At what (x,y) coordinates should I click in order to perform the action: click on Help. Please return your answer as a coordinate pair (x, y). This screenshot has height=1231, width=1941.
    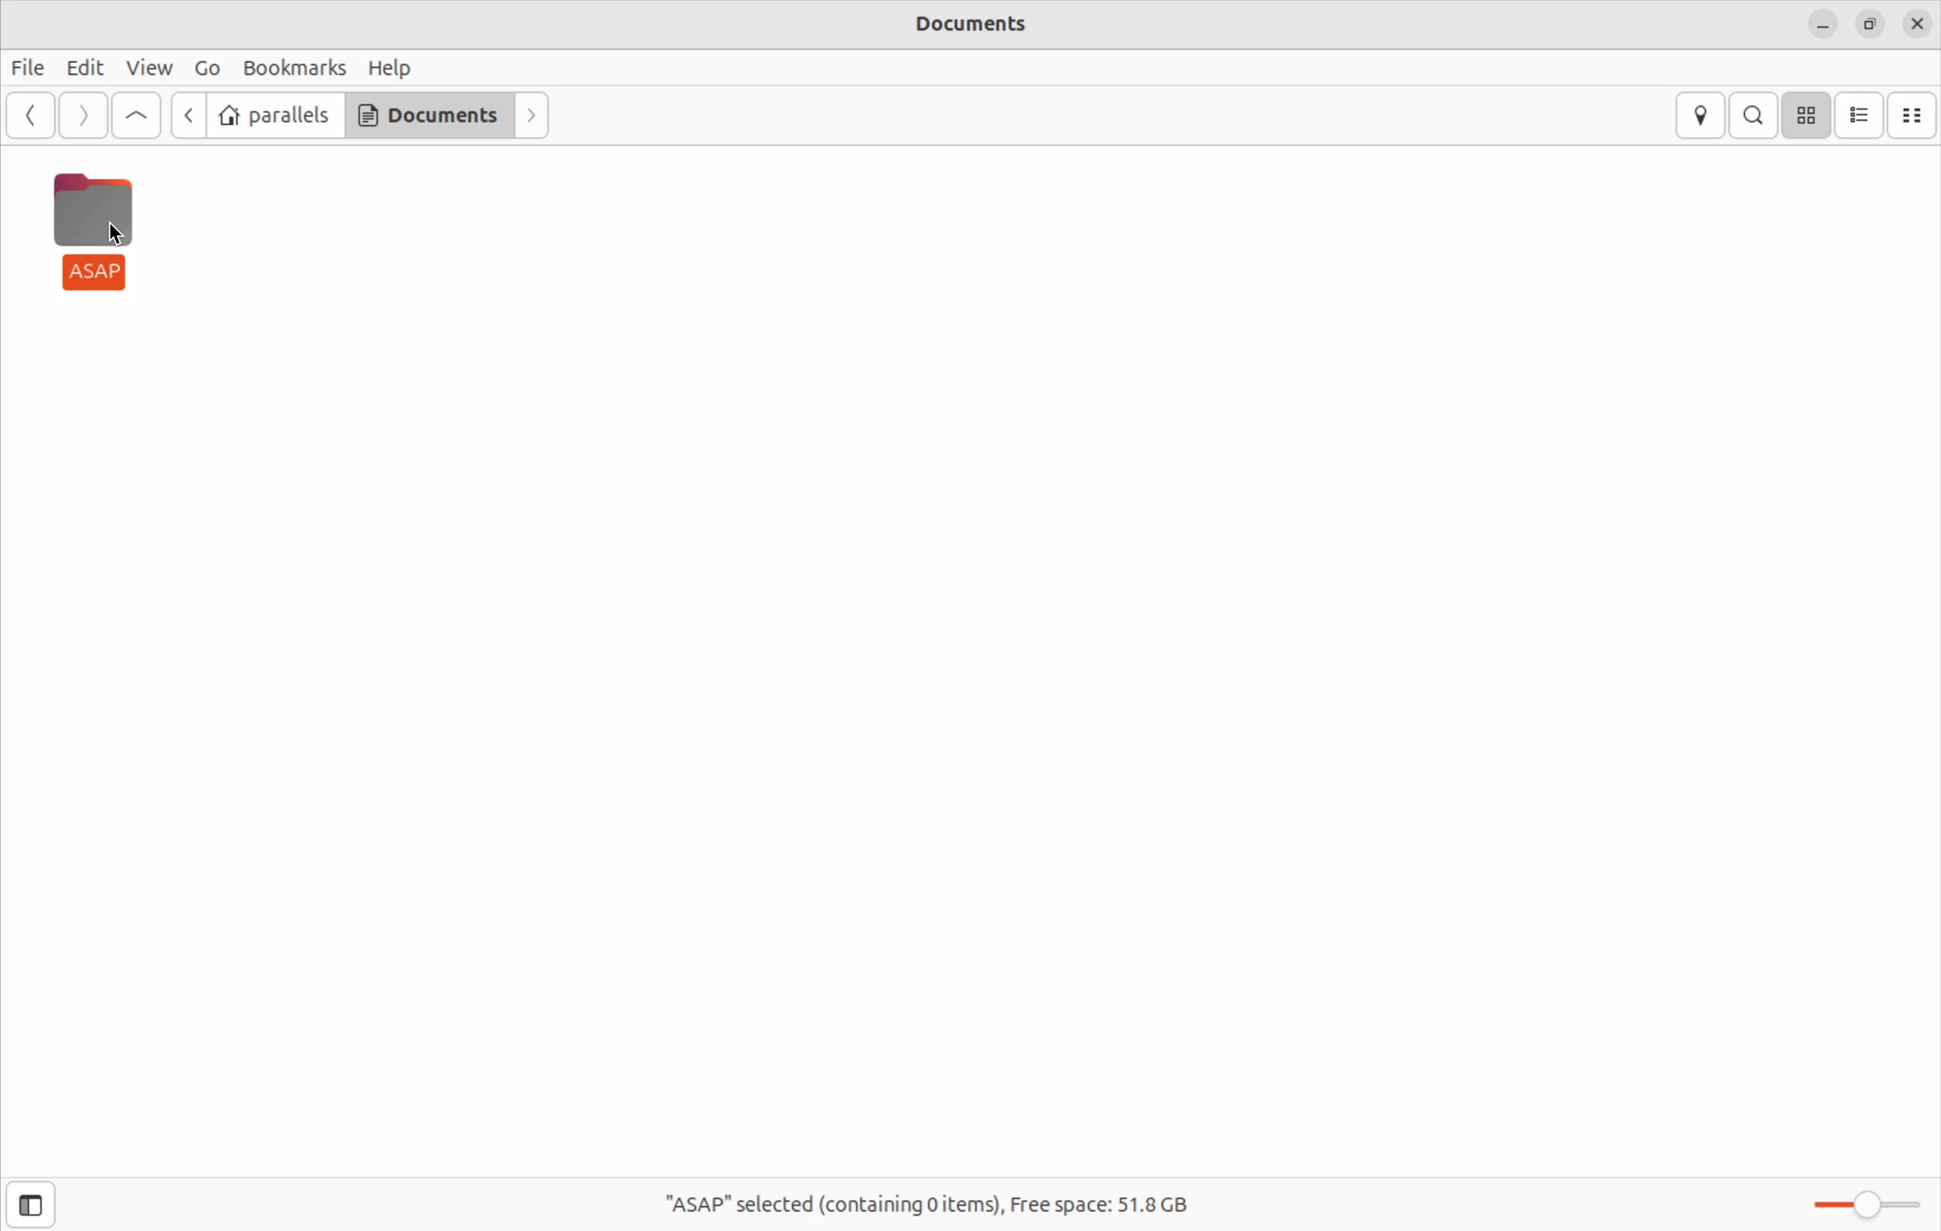
    Looking at the image, I should click on (397, 67).